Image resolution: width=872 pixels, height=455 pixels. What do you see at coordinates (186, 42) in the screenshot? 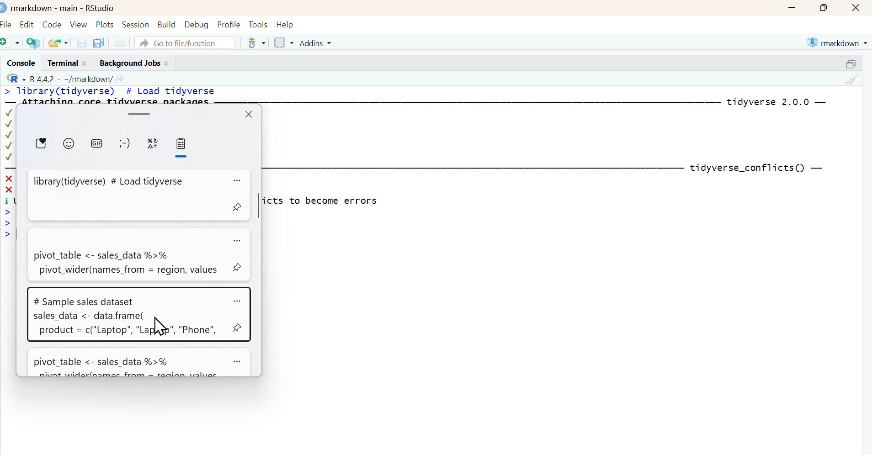
I see `Go to file/function` at bounding box center [186, 42].